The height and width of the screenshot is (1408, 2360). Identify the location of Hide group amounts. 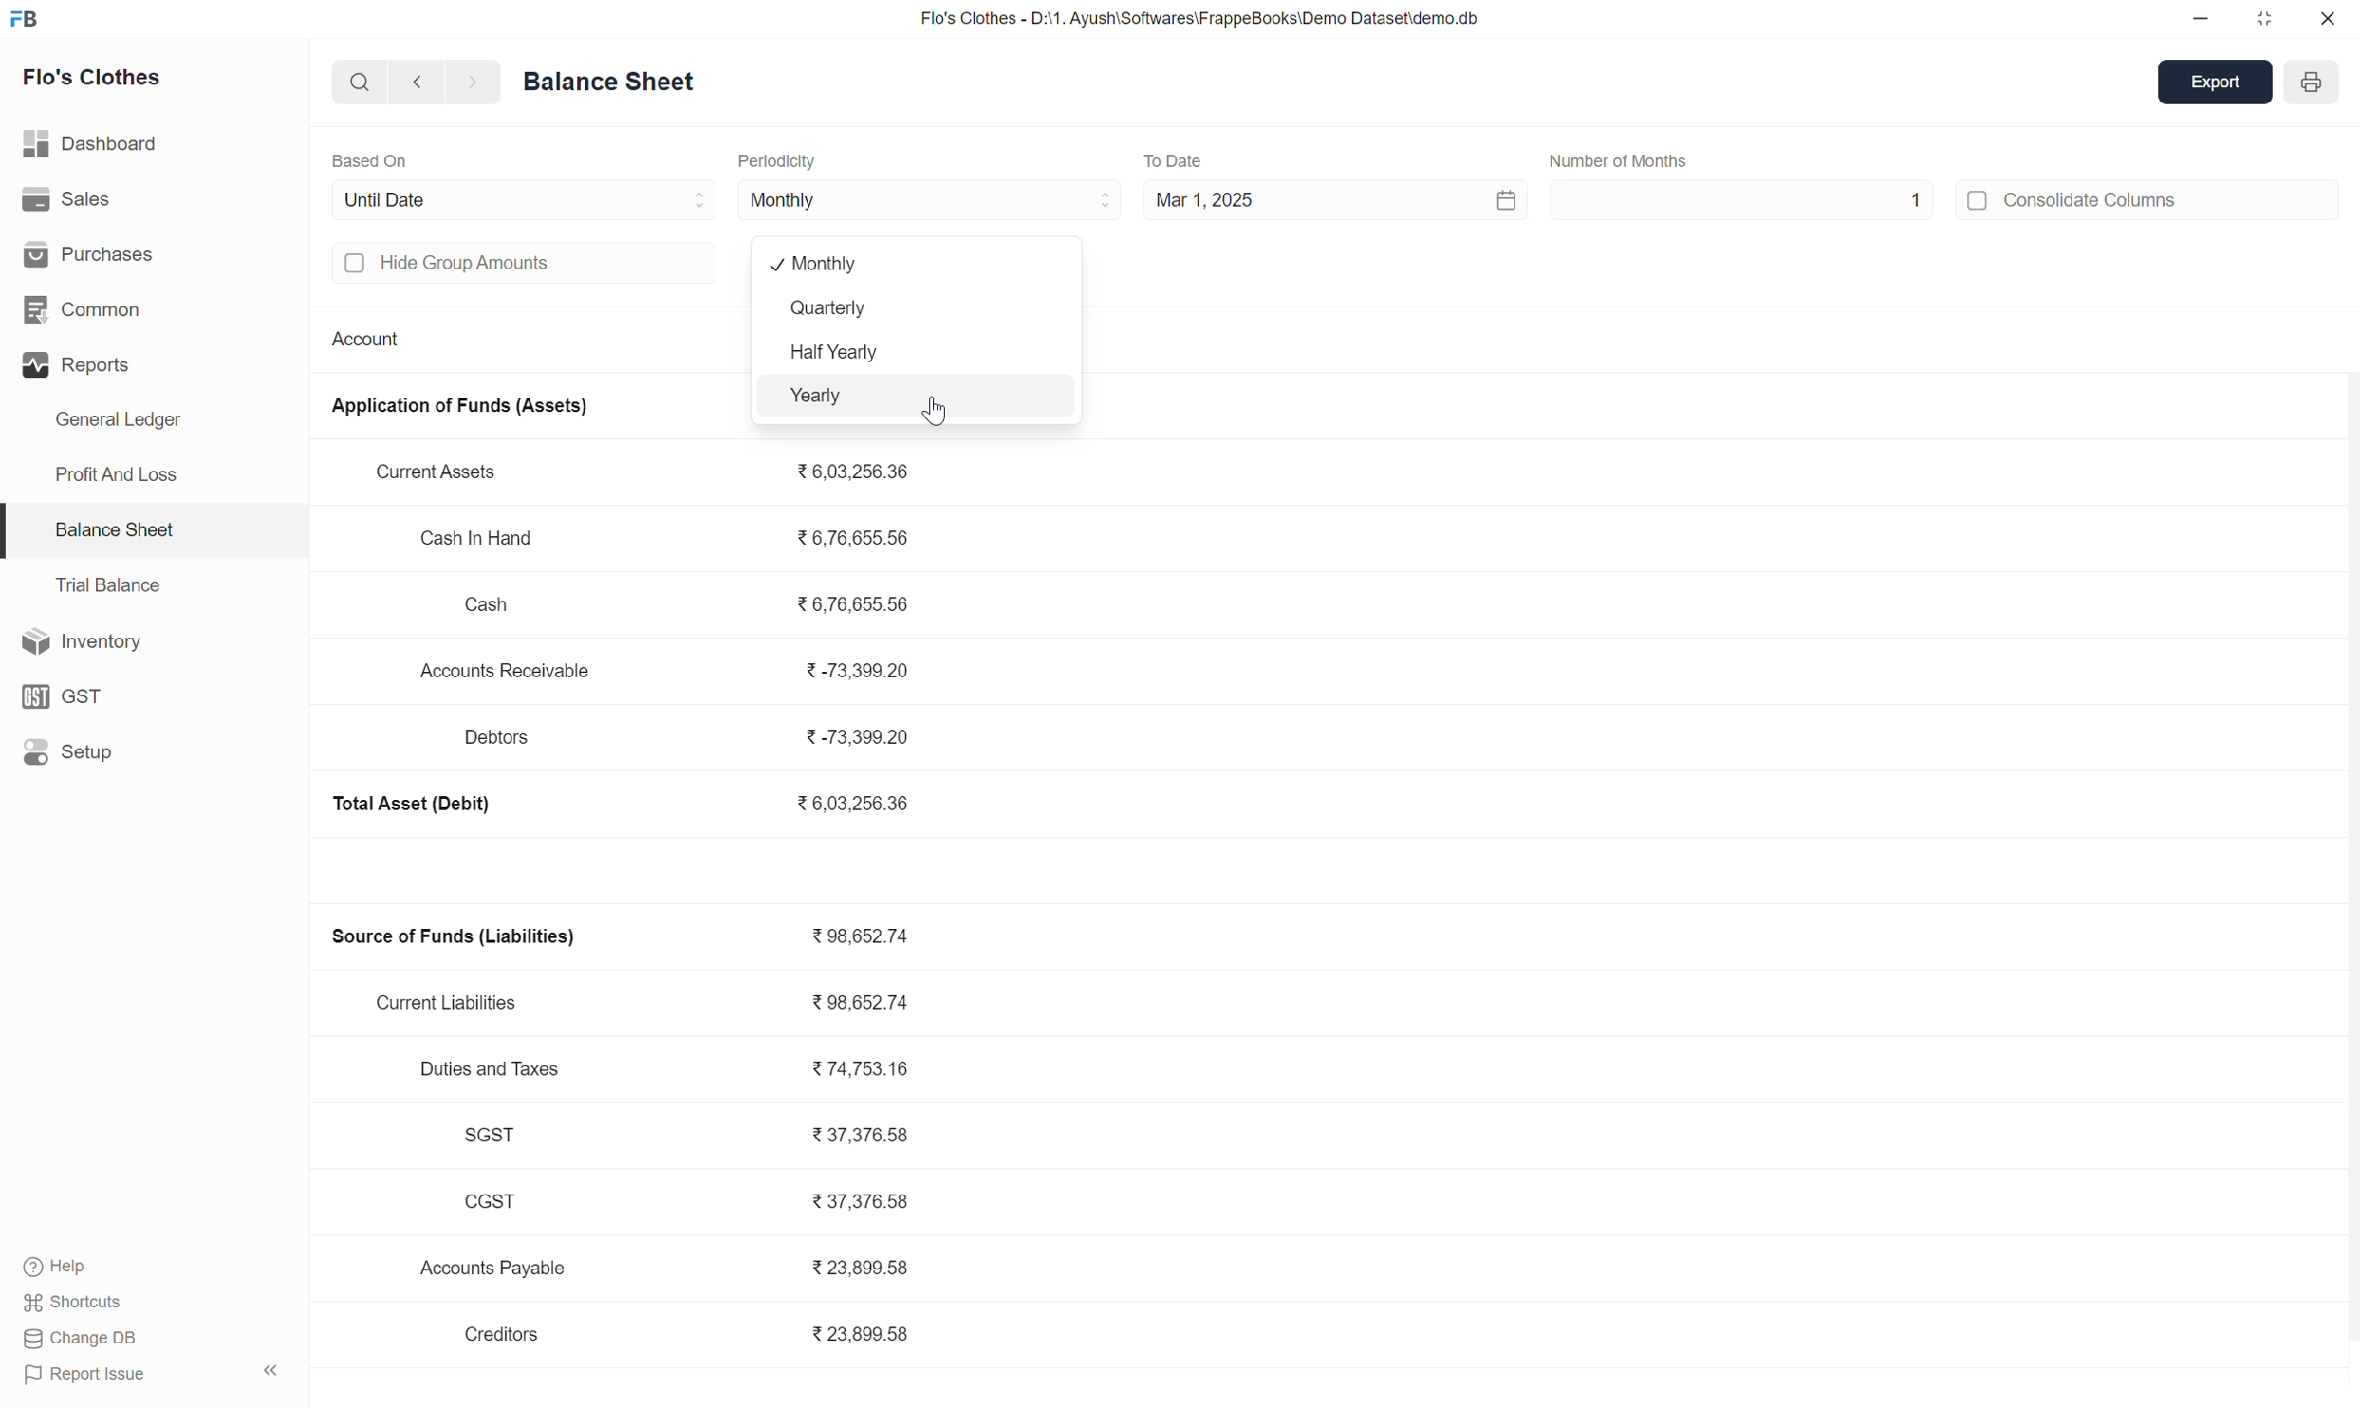
(473, 265).